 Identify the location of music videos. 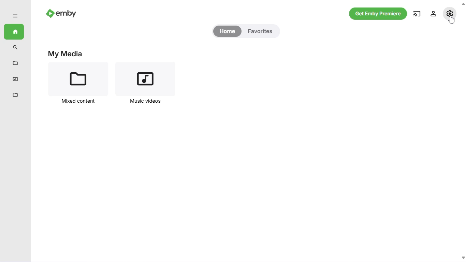
(146, 84).